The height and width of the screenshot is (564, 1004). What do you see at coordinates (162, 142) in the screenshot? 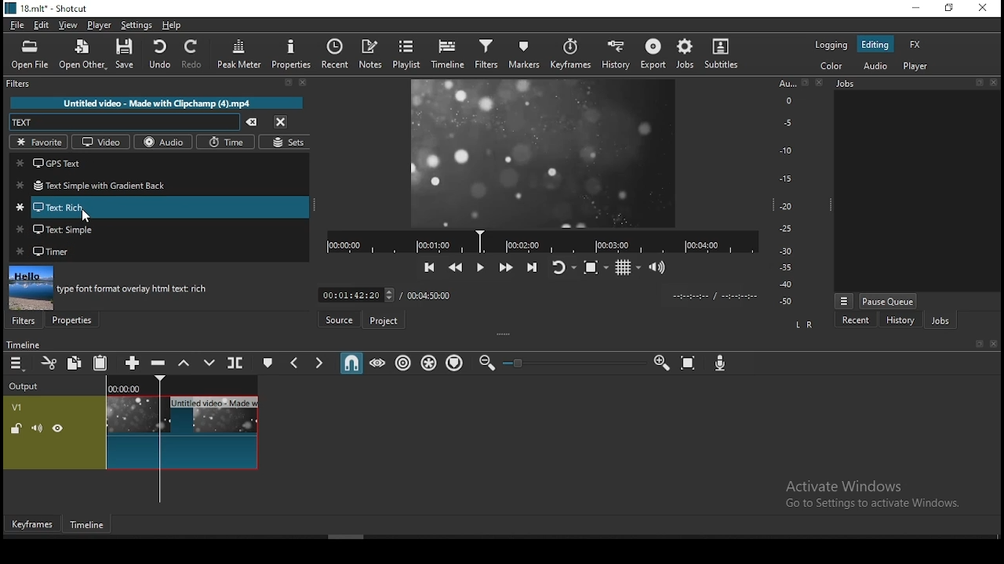
I see `audio` at bounding box center [162, 142].